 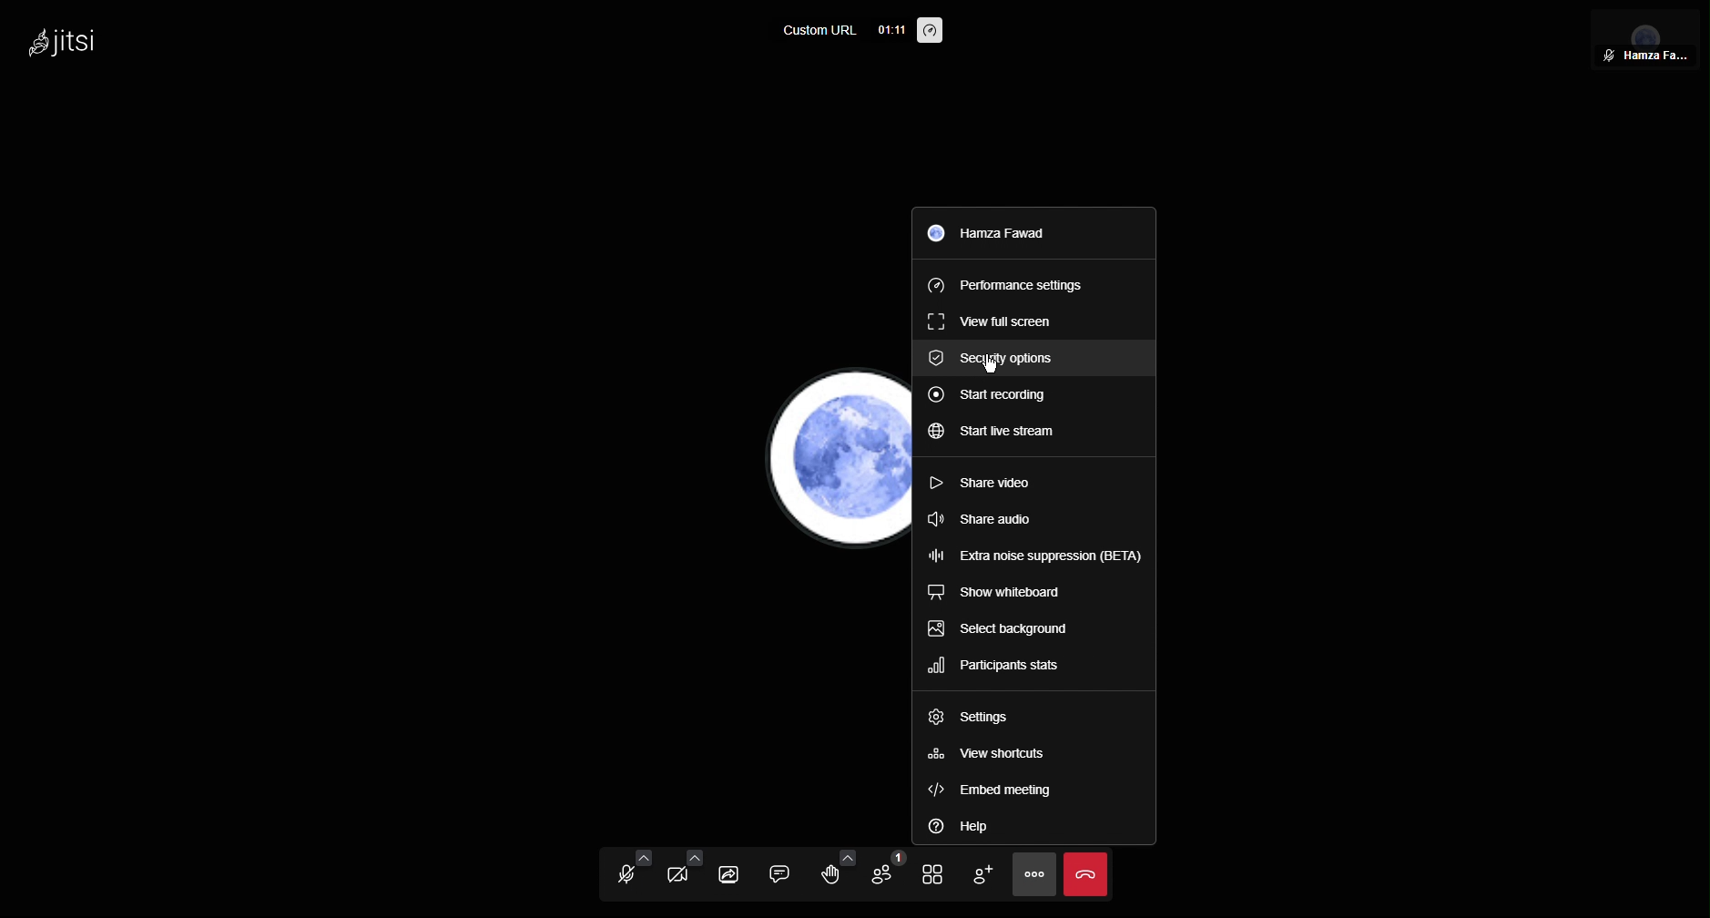 What do you see at coordinates (982, 872) in the screenshot?
I see `Add Participant` at bounding box center [982, 872].